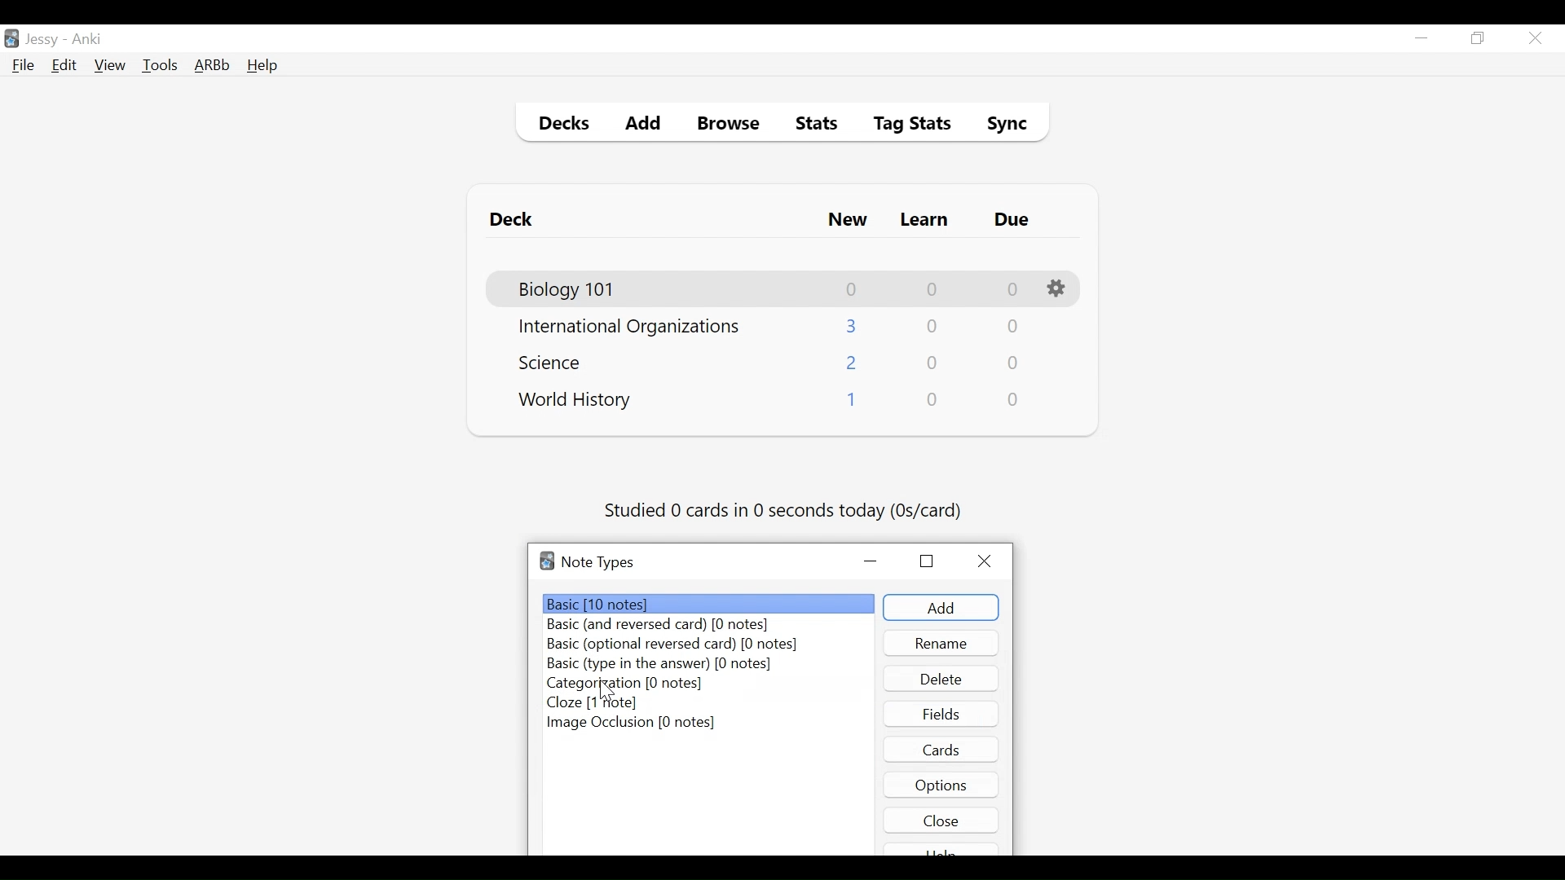  What do you see at coordinates (853, 364) in the screenshot?
I see `New Card Count` at bounding box center [853, 364].